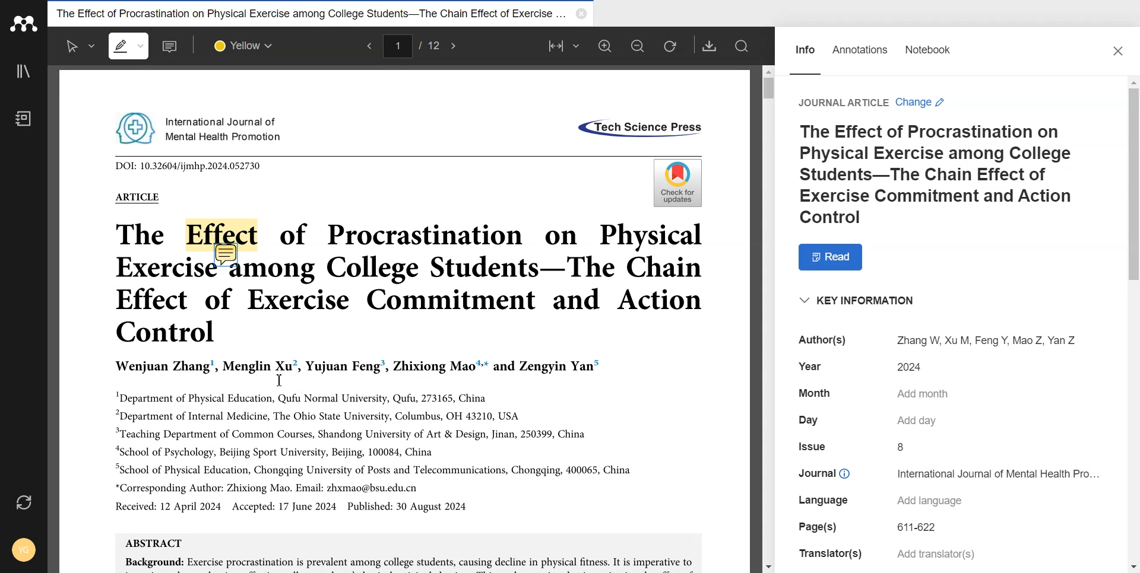  Describe the element at coordinates (854, 447) in the screenshot. I see `Issue 8` at that location.